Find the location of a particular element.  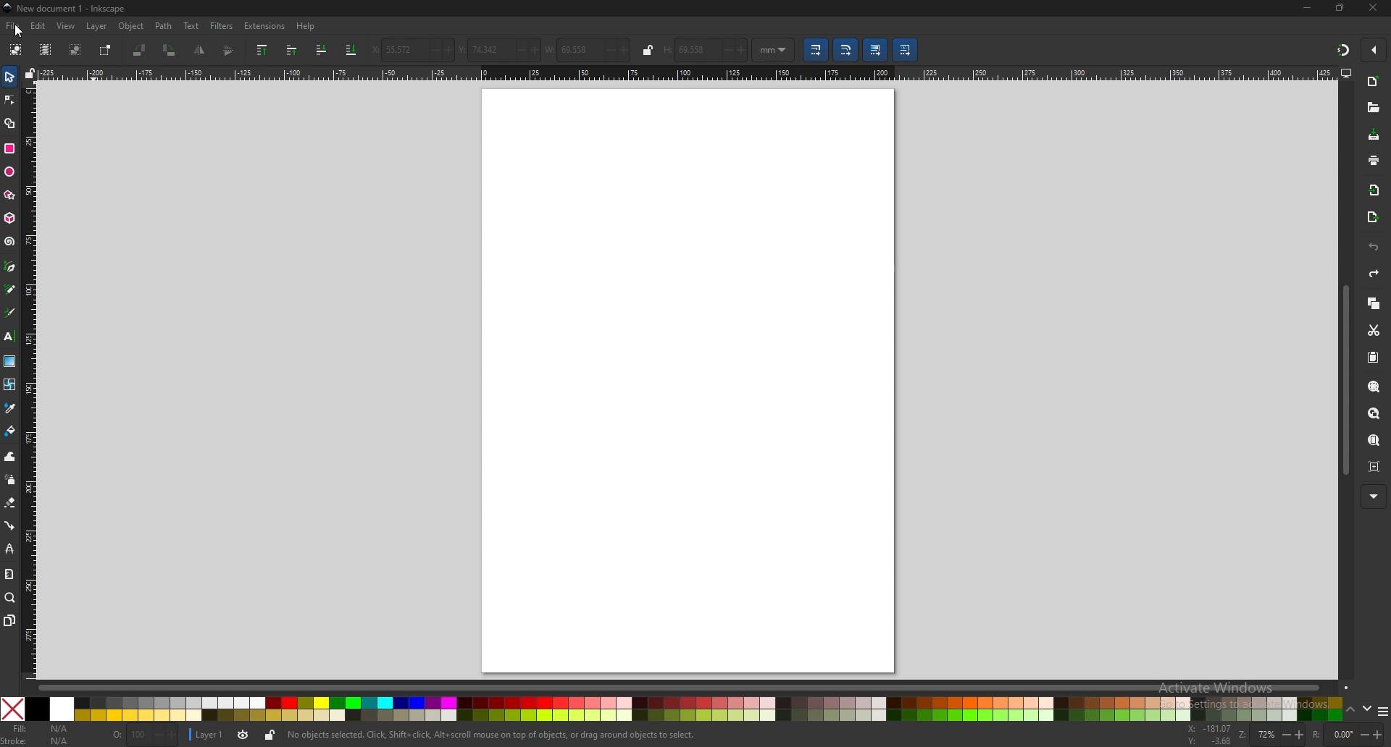

rotate 90 ccw is located at coordinates (141, 50).